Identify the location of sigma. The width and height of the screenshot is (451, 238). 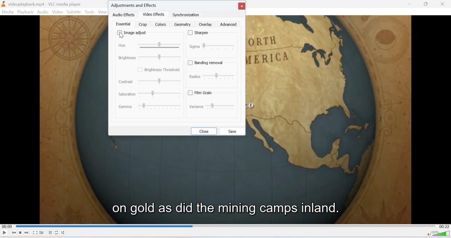
(214, 45).